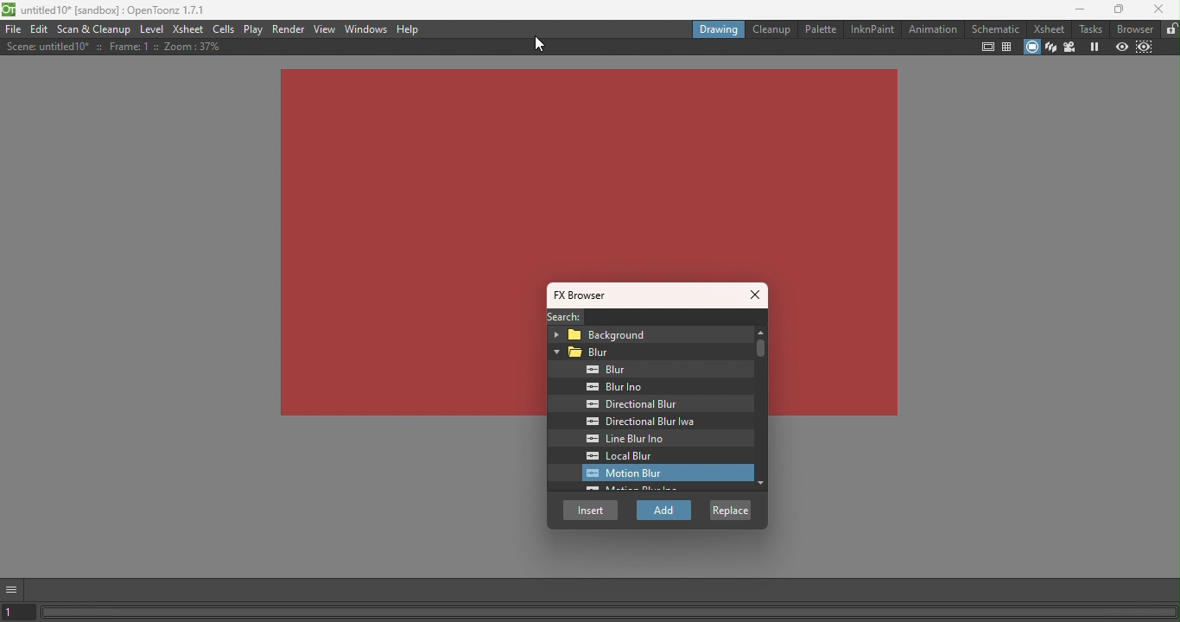  What do you see at coordinates (872, 29) in the screenshot?
I see `InknPaint` at bounding box center [872, 29].